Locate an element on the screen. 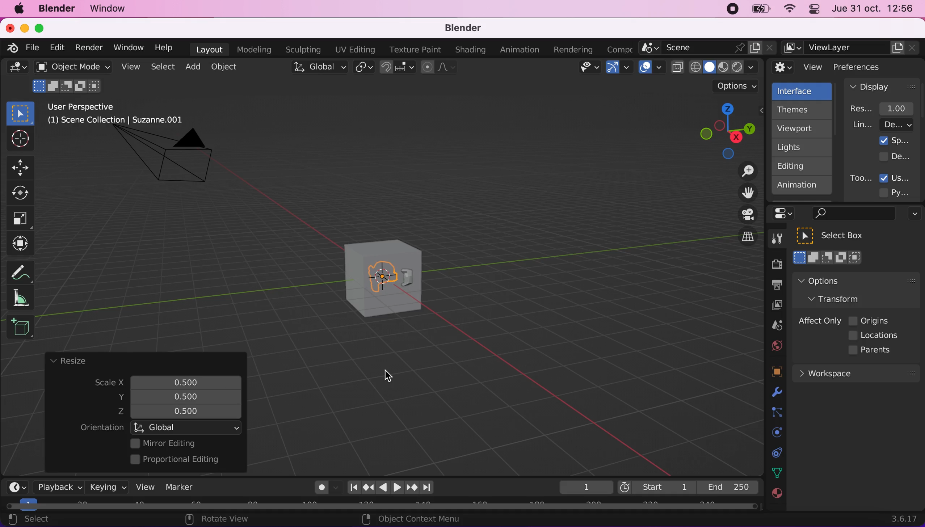 The width and height of the screenshot is (925, 527). jump to keyframe is located at coordinates (368, 487).